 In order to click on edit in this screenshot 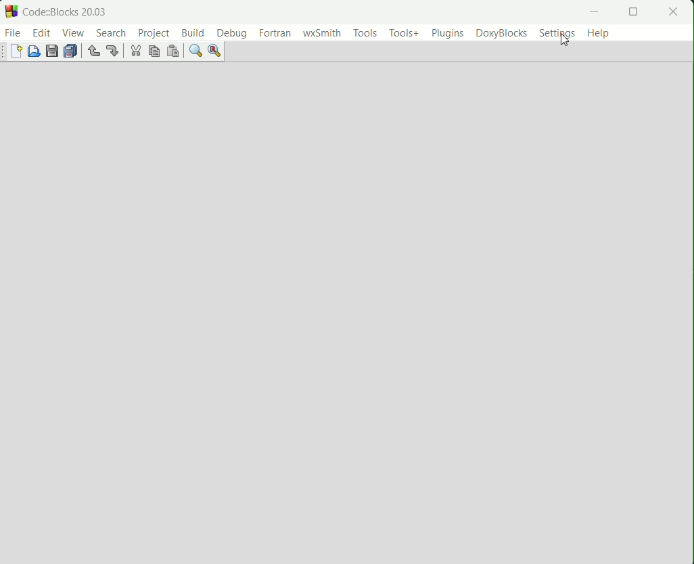, I will do `click(41, 32)`.